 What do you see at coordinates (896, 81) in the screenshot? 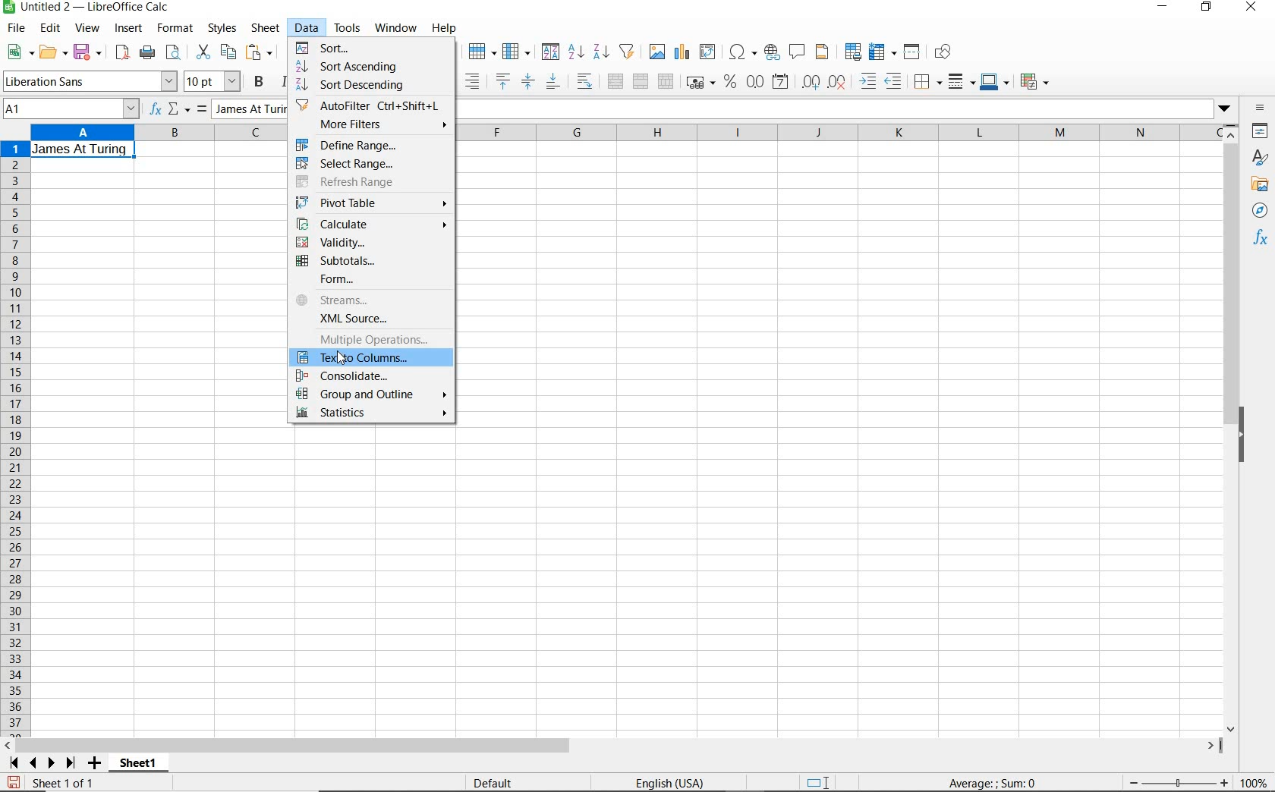
I see `decrease indent` at bounding box center [896, 81].